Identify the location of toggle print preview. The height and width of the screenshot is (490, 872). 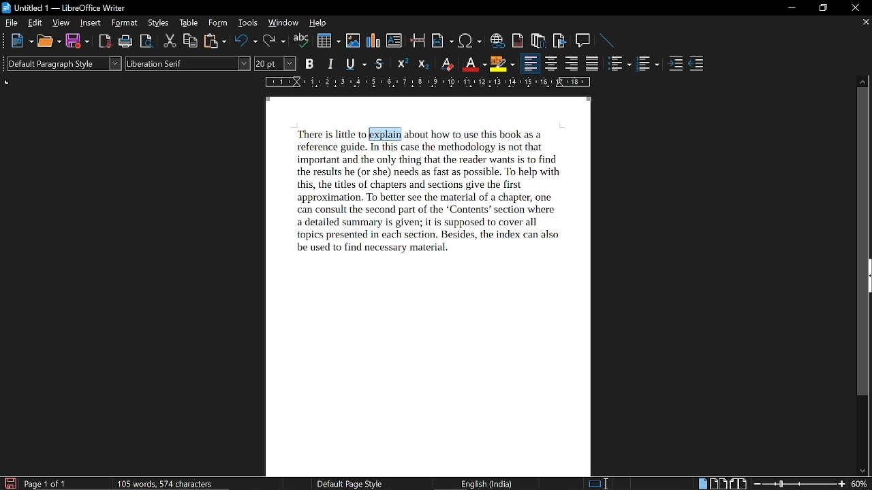
(147, 42).